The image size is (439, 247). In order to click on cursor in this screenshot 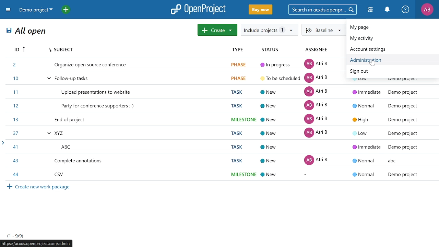, I will do `click(373, 63)`.